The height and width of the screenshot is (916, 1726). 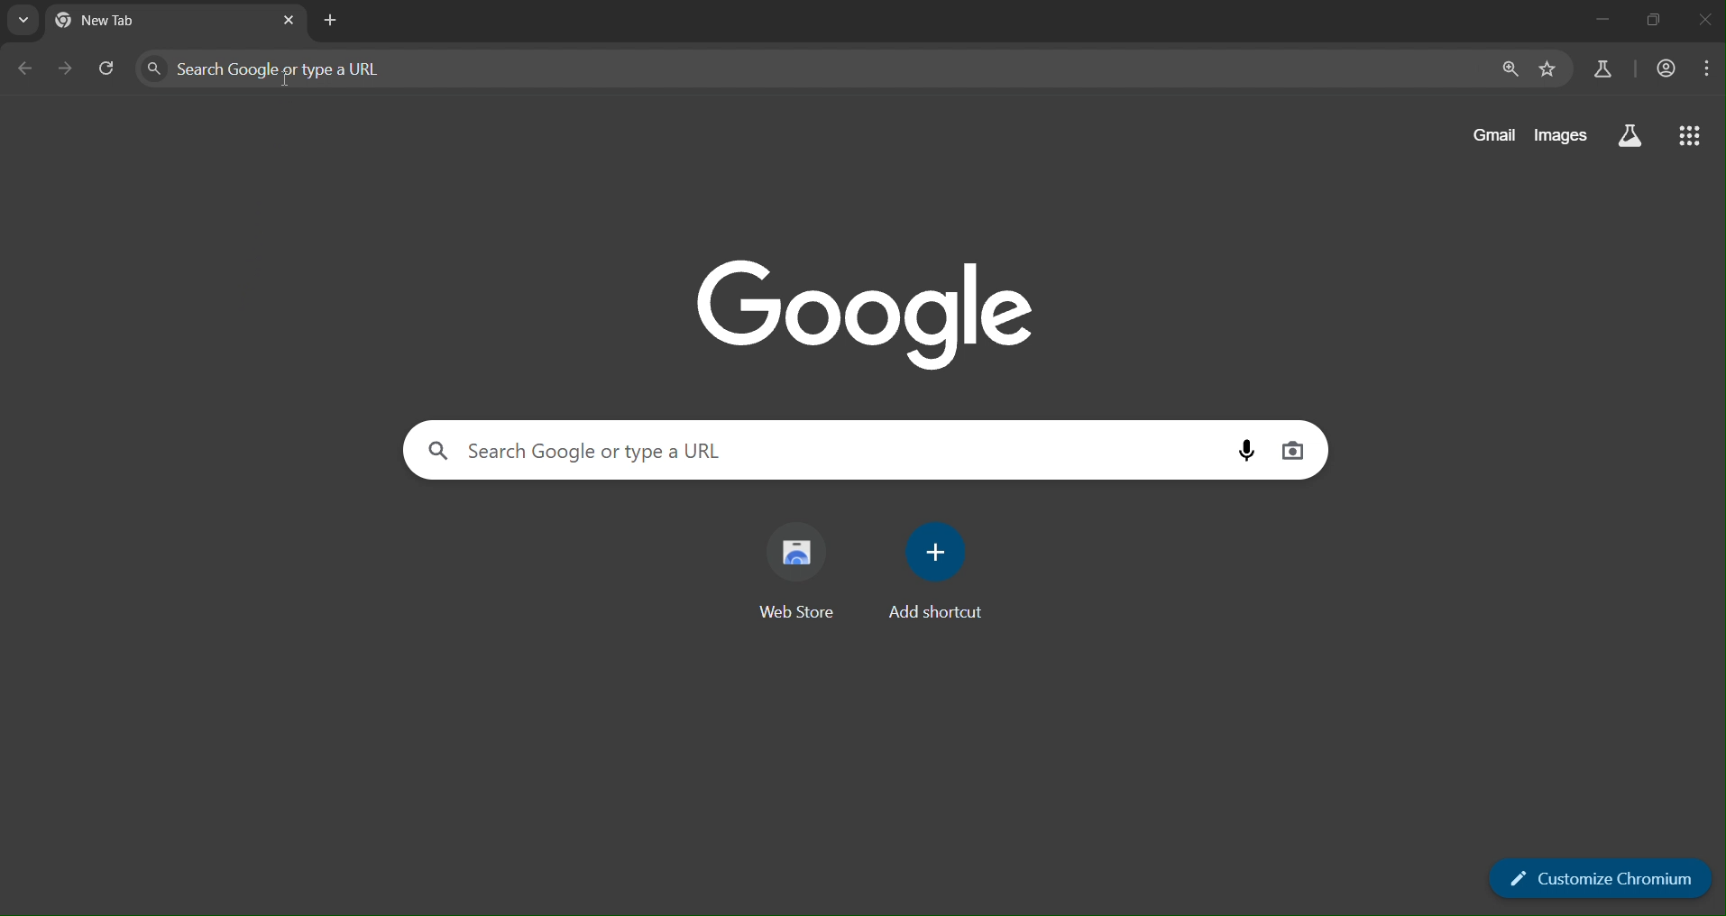 What do you see at coordinates (23, 21) in the screenshot?
I see `search tab` at bounding box center [23, 21].